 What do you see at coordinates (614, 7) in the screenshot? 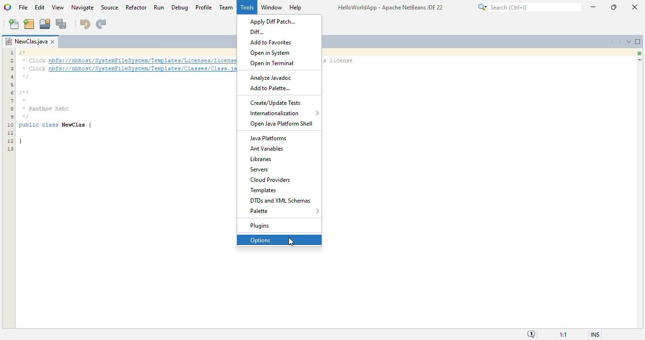
I see `maximize` at bounding box center [614, 7].